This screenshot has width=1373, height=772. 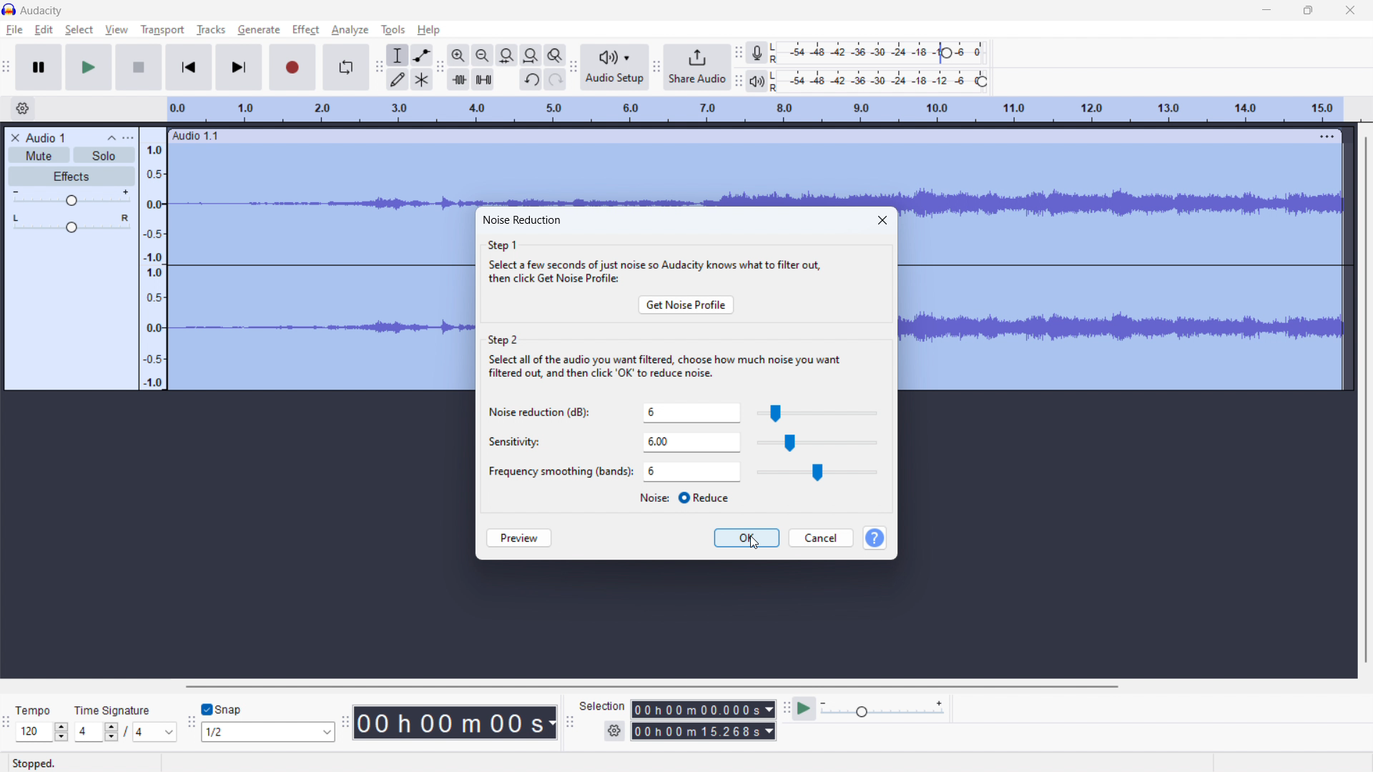 I want to click on toggle zoom, so click(x=555, y=55).